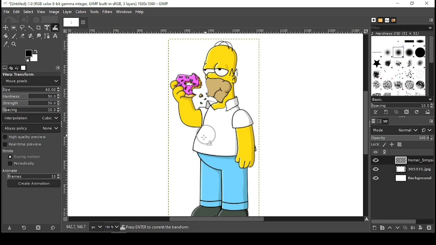 This screenshot has height=245, width=436. Describe the element at coordinates (430, 121) in the screenshot. I see `edit toolbar` at that location.